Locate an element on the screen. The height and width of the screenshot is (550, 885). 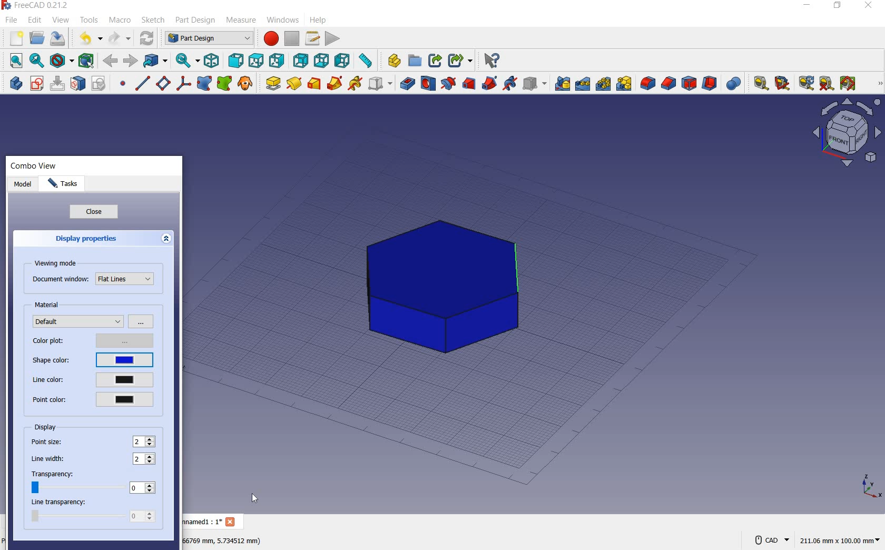
RESTORE DOWN is located at coordinates (838, 7).